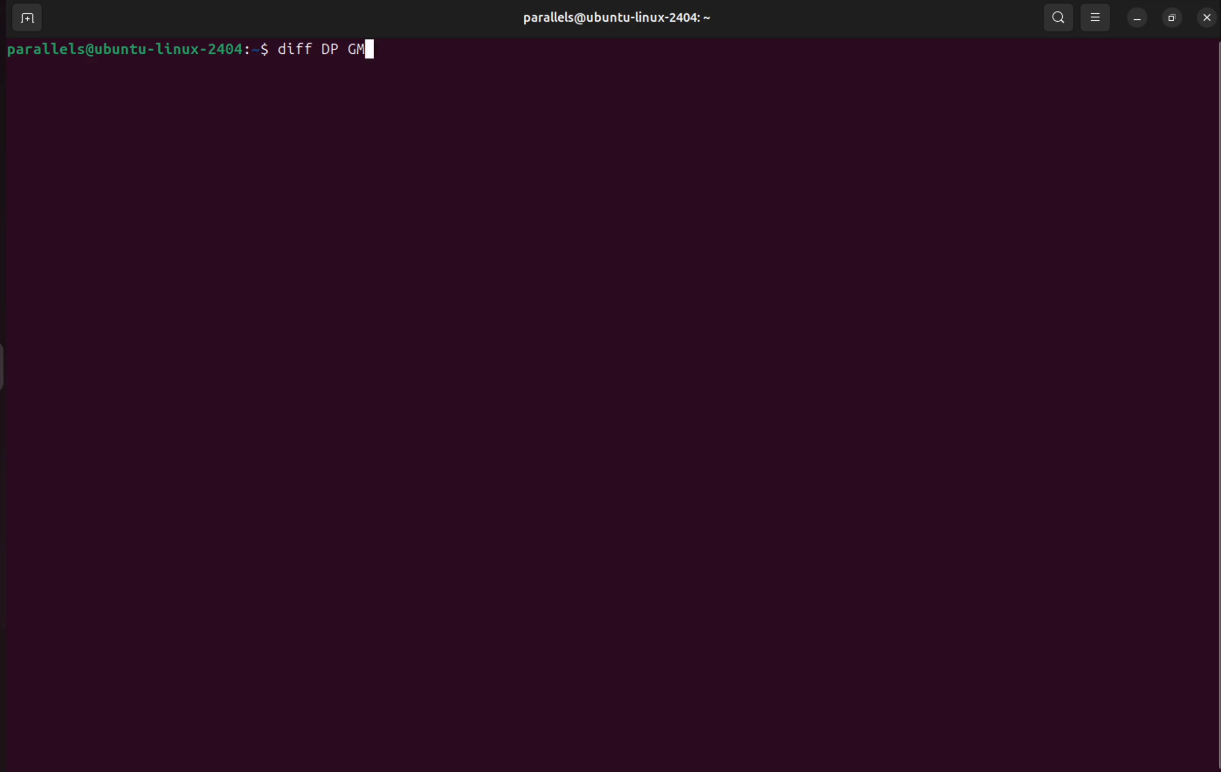 This screenshot has width=1221, height=772. Describe the element at coordinates (624, 18) in the screenshot. I see `user profile` at that location.